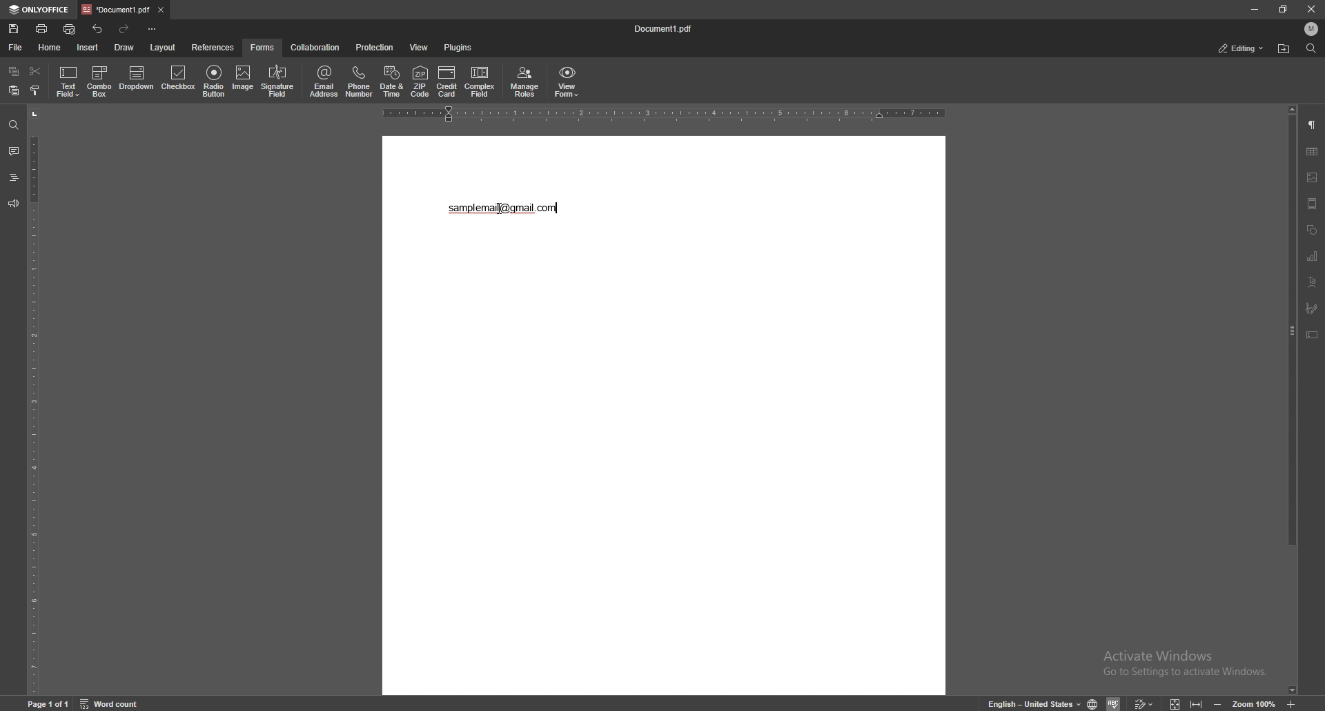 This screenshot has width=1325, height=711. Describe the element at coordinates (446, 81) in the screenshot. I see `credit card` at that location.